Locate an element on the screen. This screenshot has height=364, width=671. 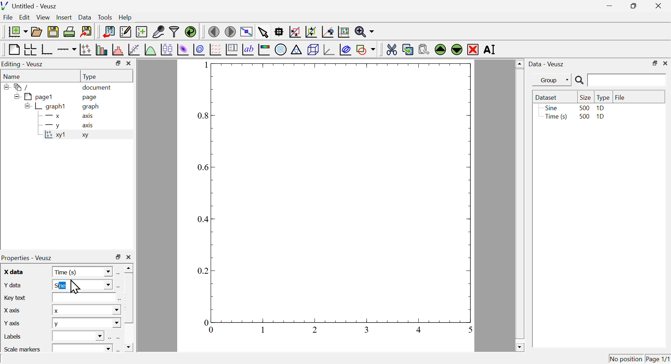
text label is located at coordinates (248, 51).